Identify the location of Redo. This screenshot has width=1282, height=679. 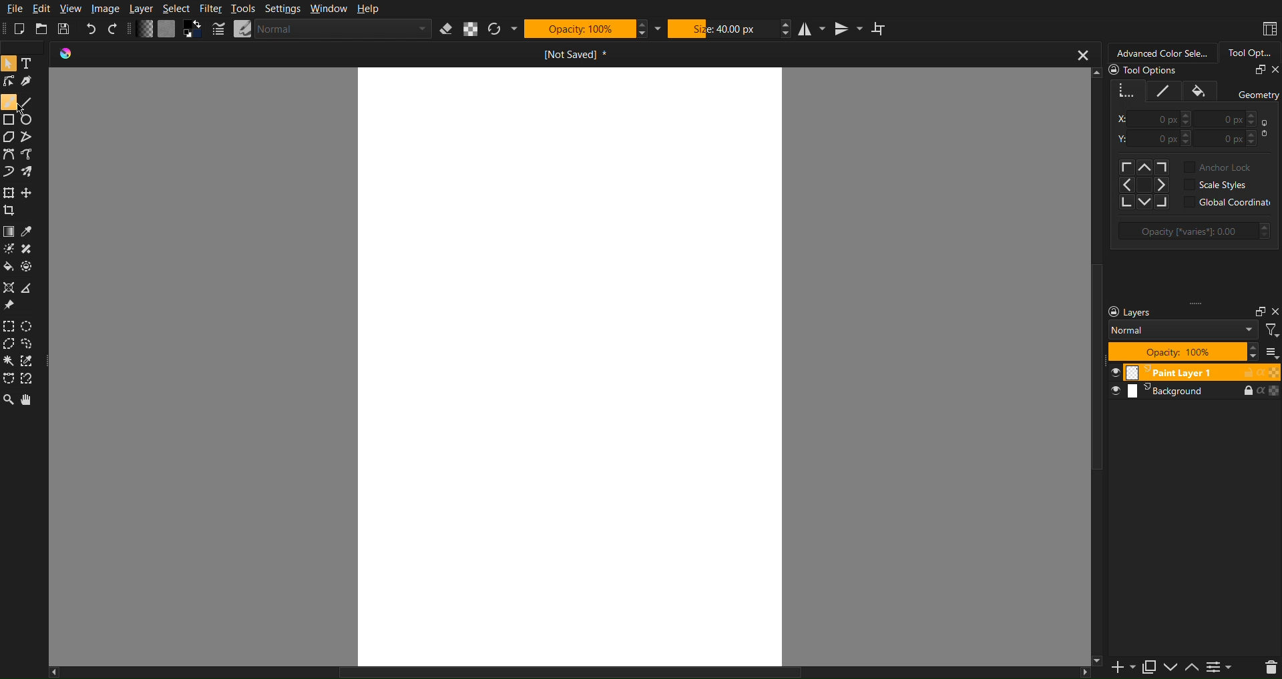
(115, 29).